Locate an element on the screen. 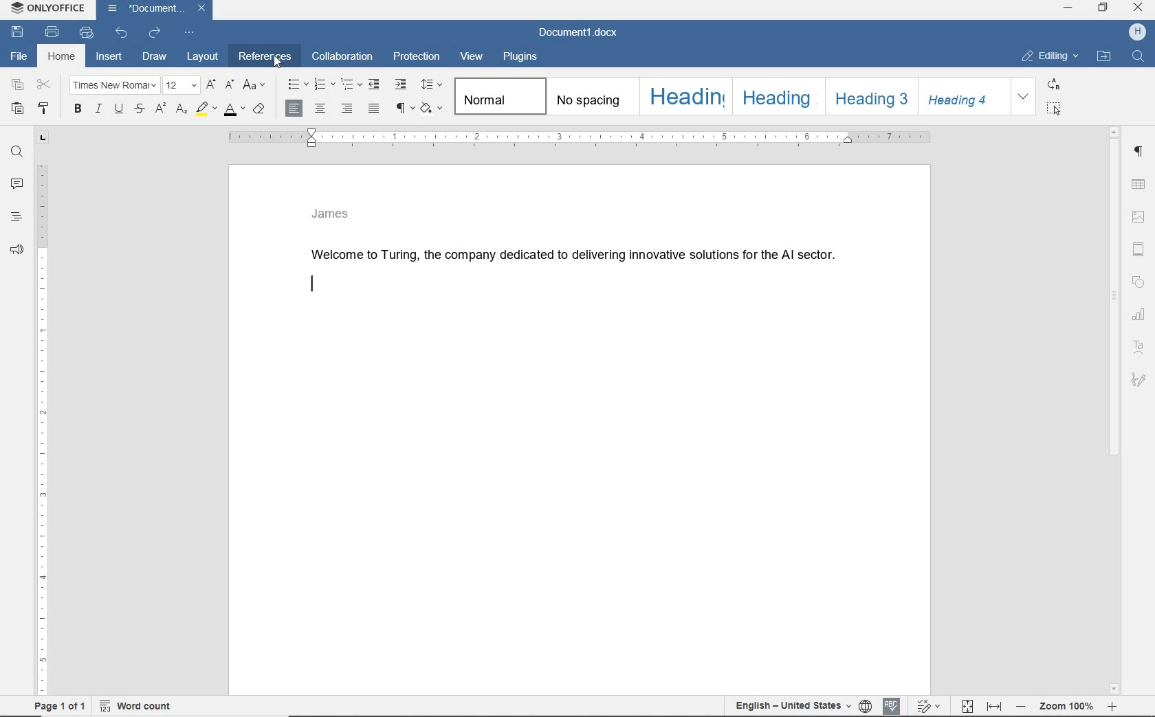 Image resolution: width=1155 pixels, height=717 pixels. save is located at coordinates (16, 32).